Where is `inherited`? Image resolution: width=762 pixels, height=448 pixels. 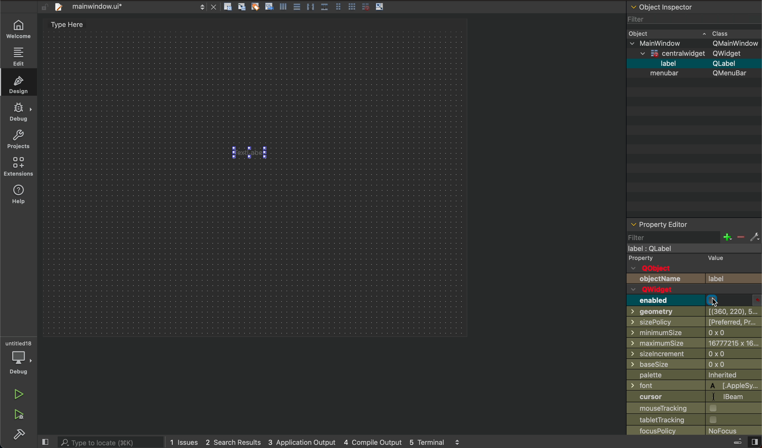 inherited is located at coordinates (730, 376).